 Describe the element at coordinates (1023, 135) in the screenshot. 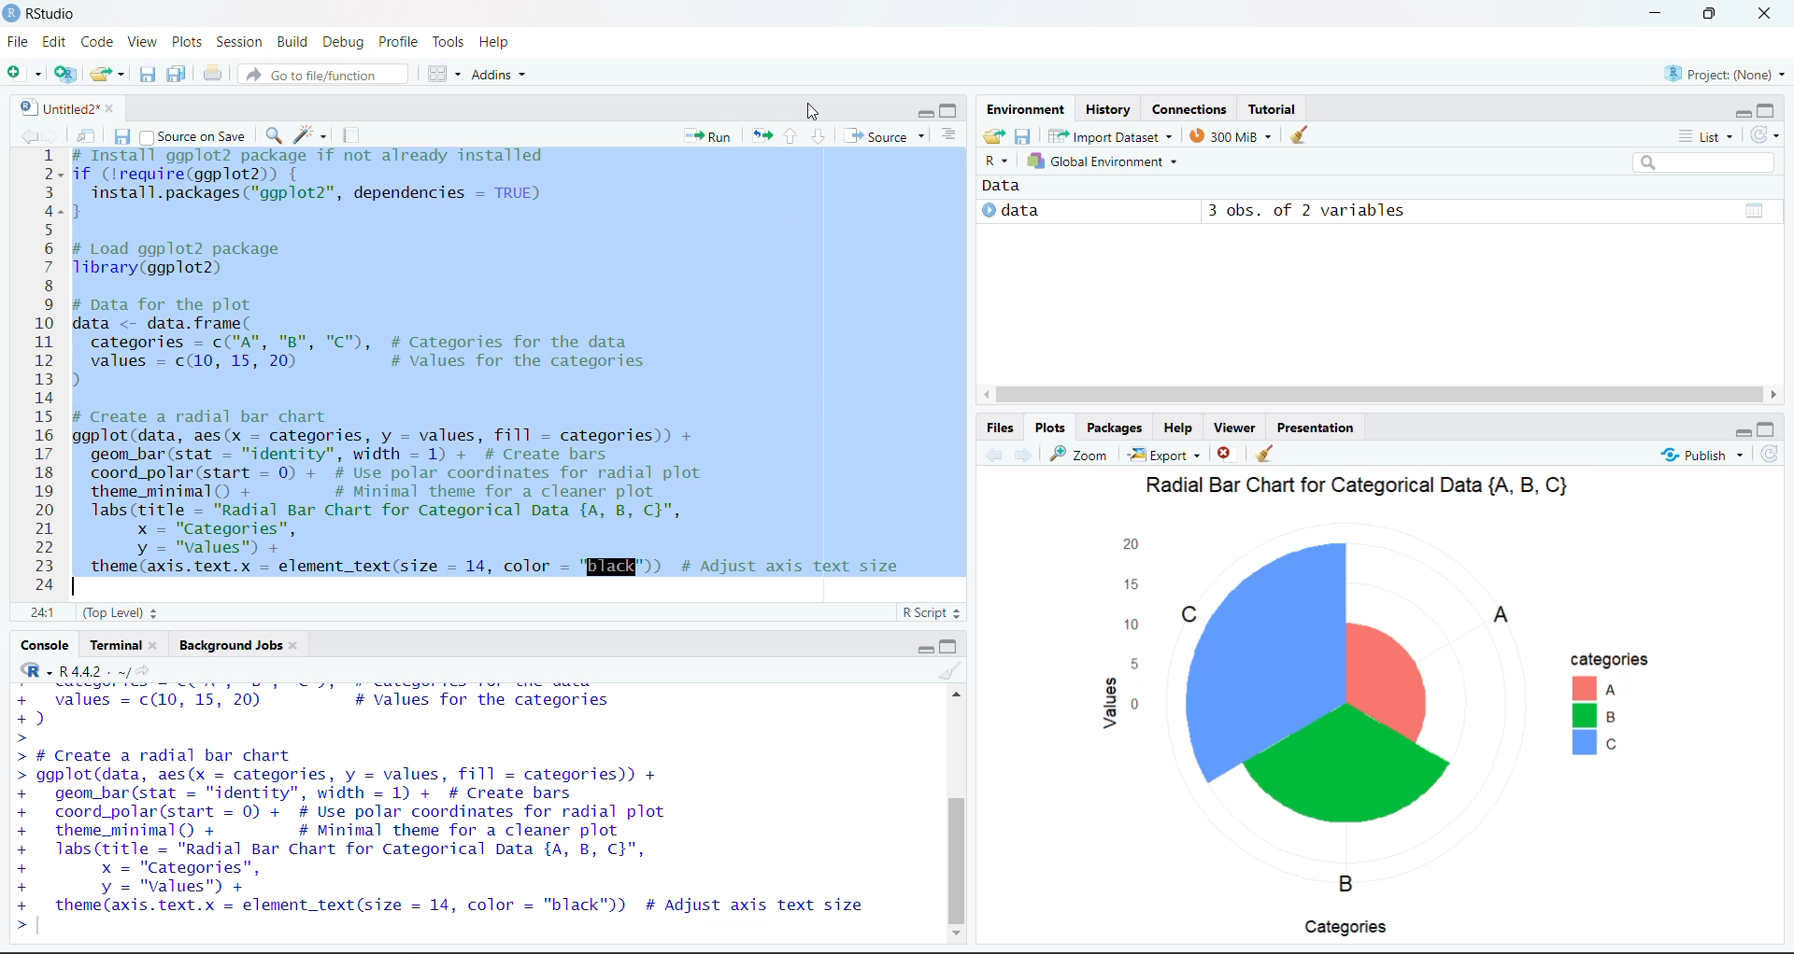

I see `save` at that location.